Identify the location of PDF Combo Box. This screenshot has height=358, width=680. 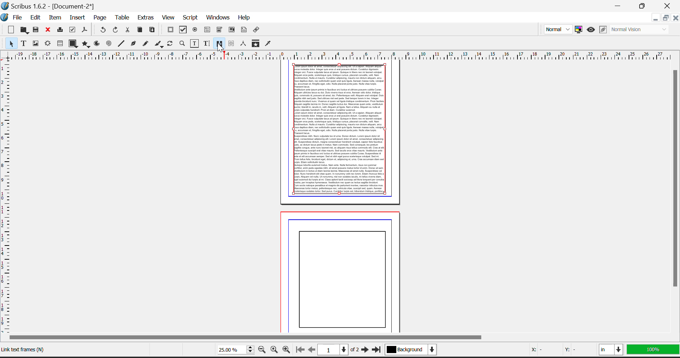
(219, 30).